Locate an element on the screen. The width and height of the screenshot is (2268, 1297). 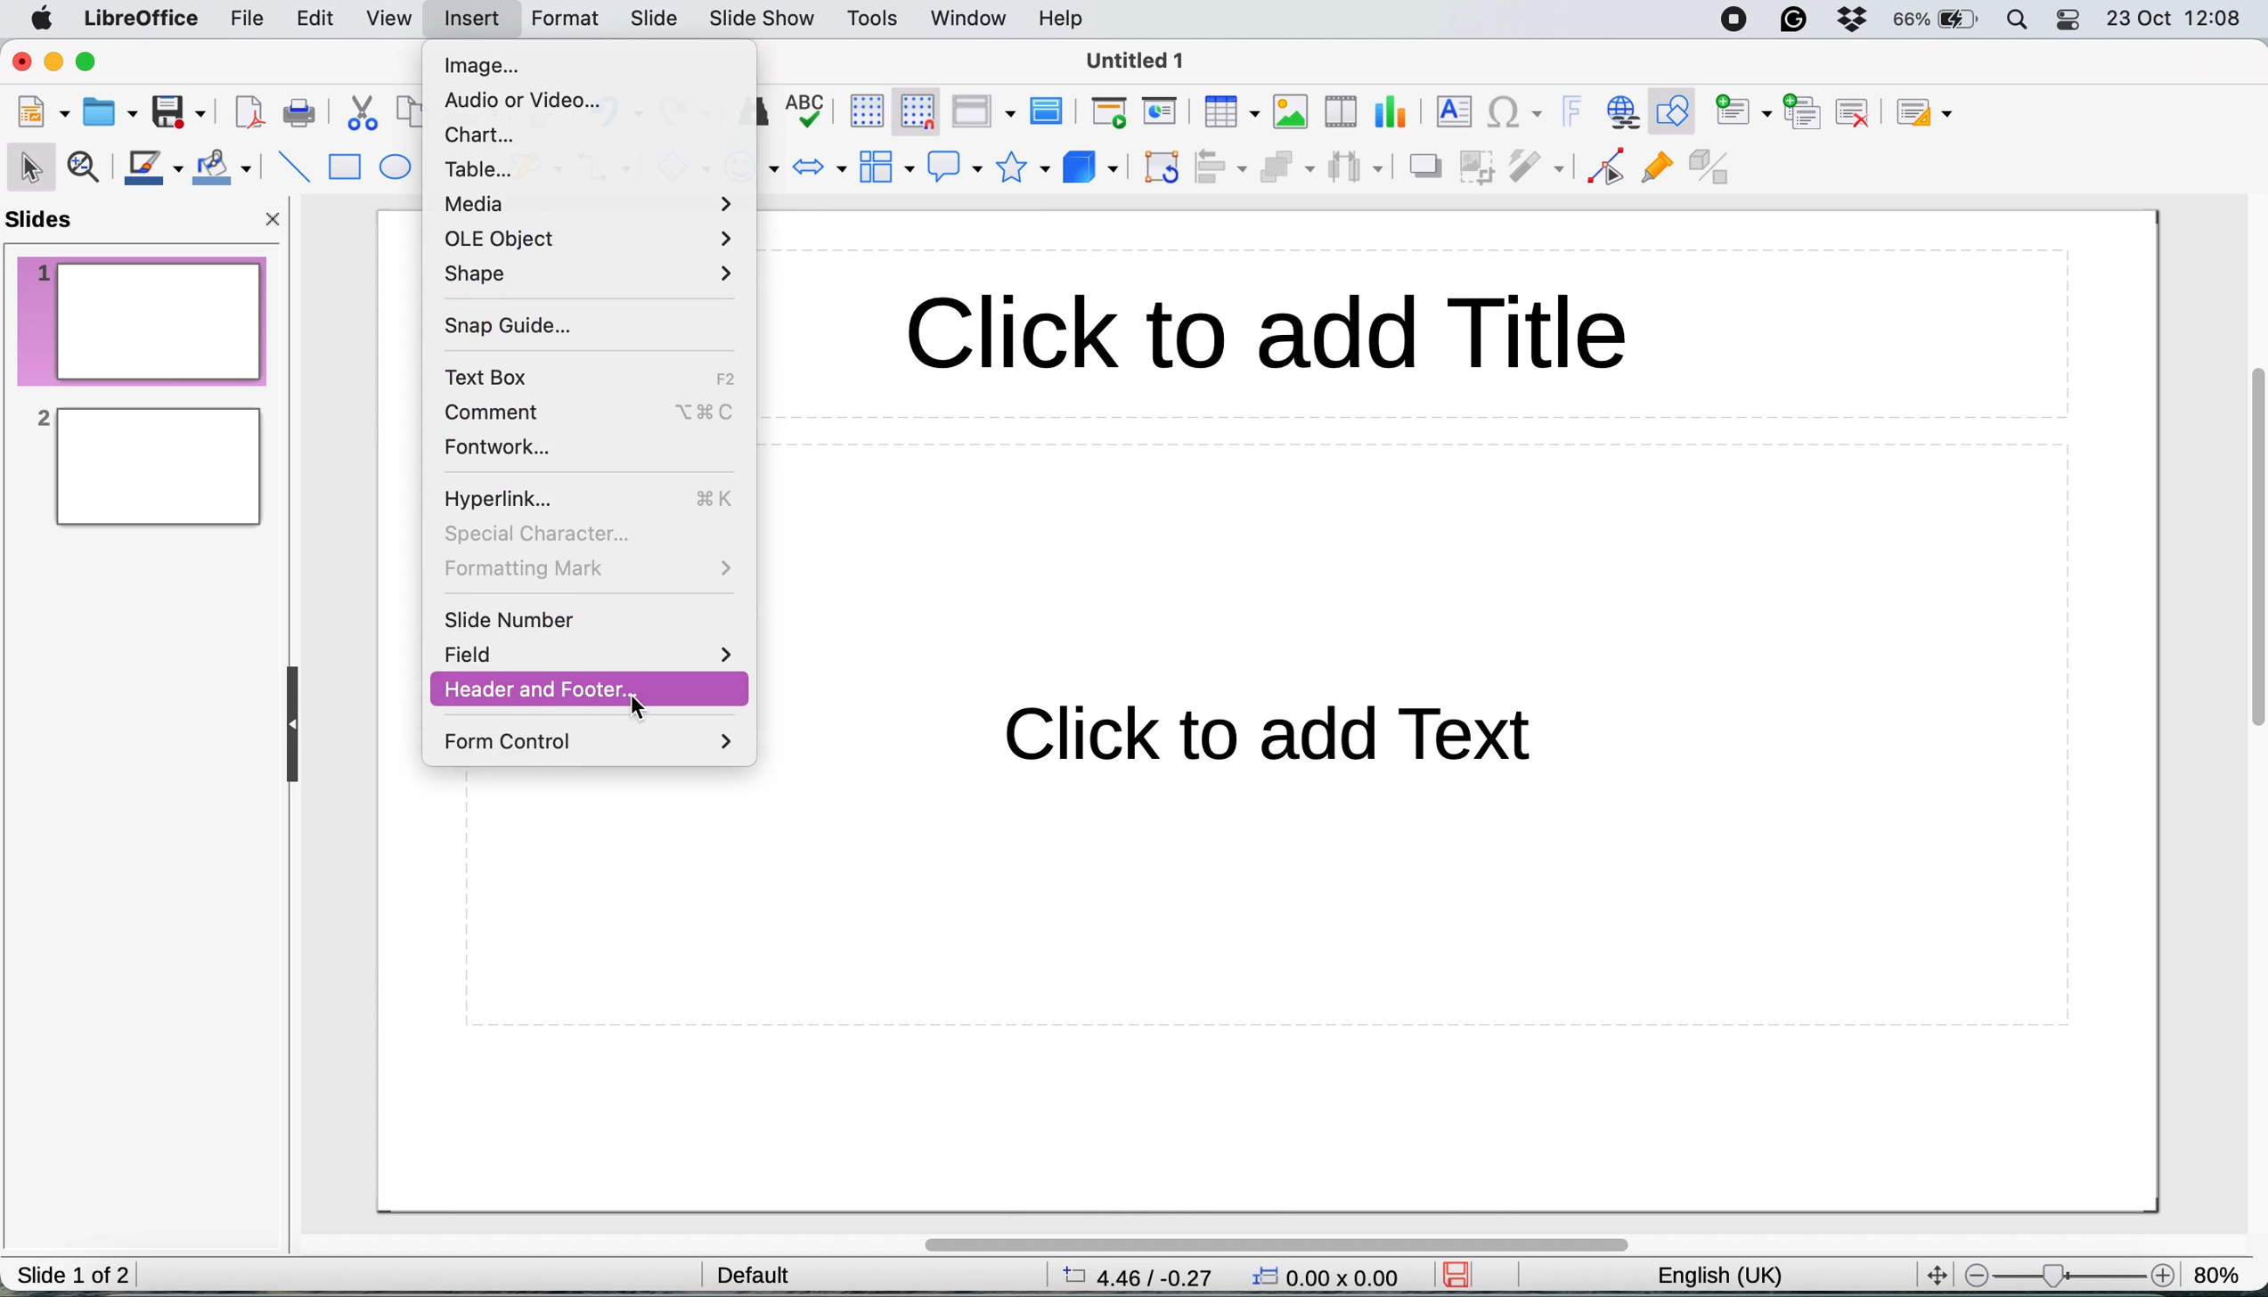
stars and banners is located at coordinates (1020, 167).